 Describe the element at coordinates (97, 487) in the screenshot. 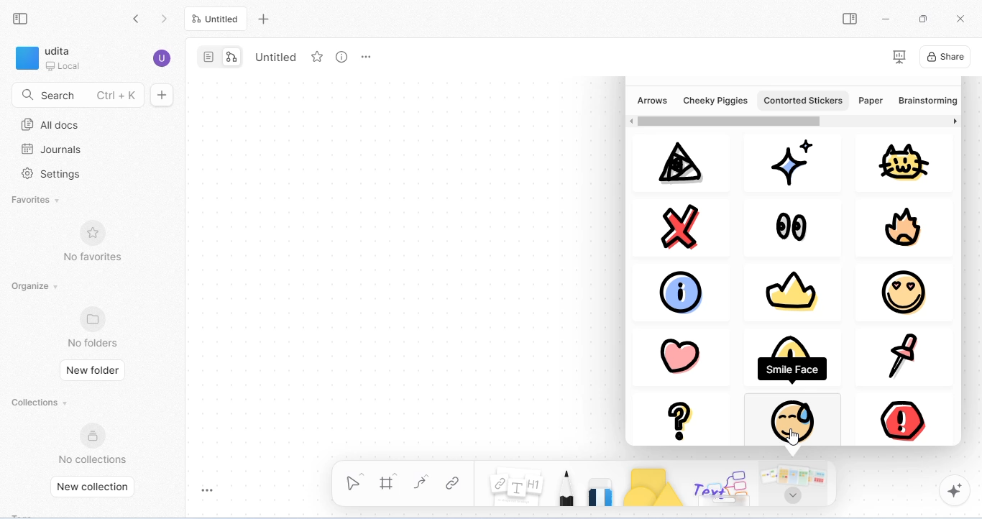

I see `new collection` at that location.